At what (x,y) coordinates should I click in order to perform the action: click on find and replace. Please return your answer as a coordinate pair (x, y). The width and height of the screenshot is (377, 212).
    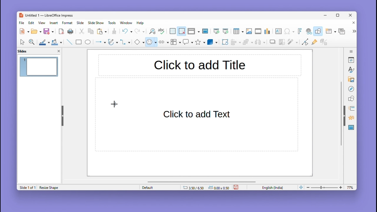
    Looking at the image, I should click on (152, 31).